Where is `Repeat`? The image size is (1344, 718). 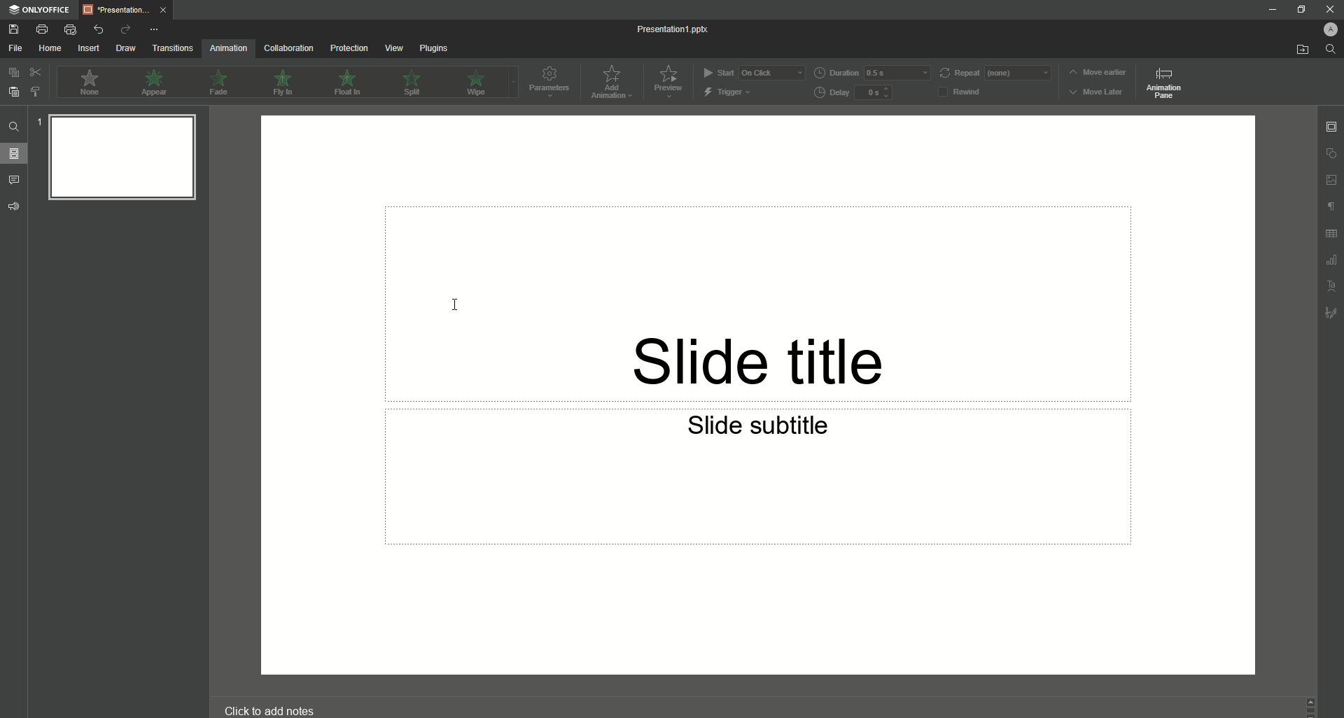
Repeat is located at coordinates (997, 73).